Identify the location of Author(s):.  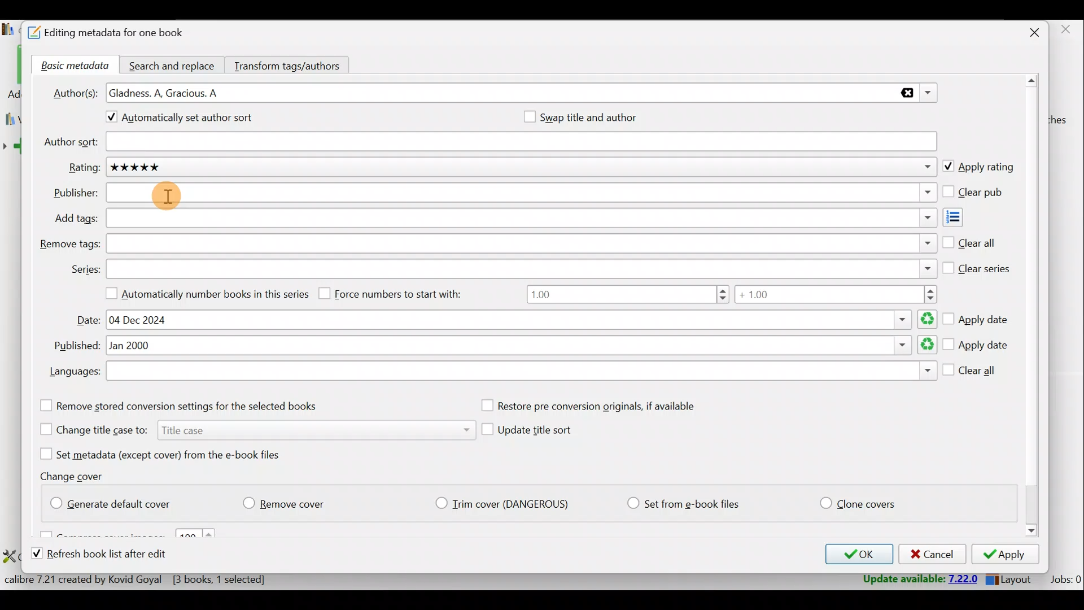
(75, 91).